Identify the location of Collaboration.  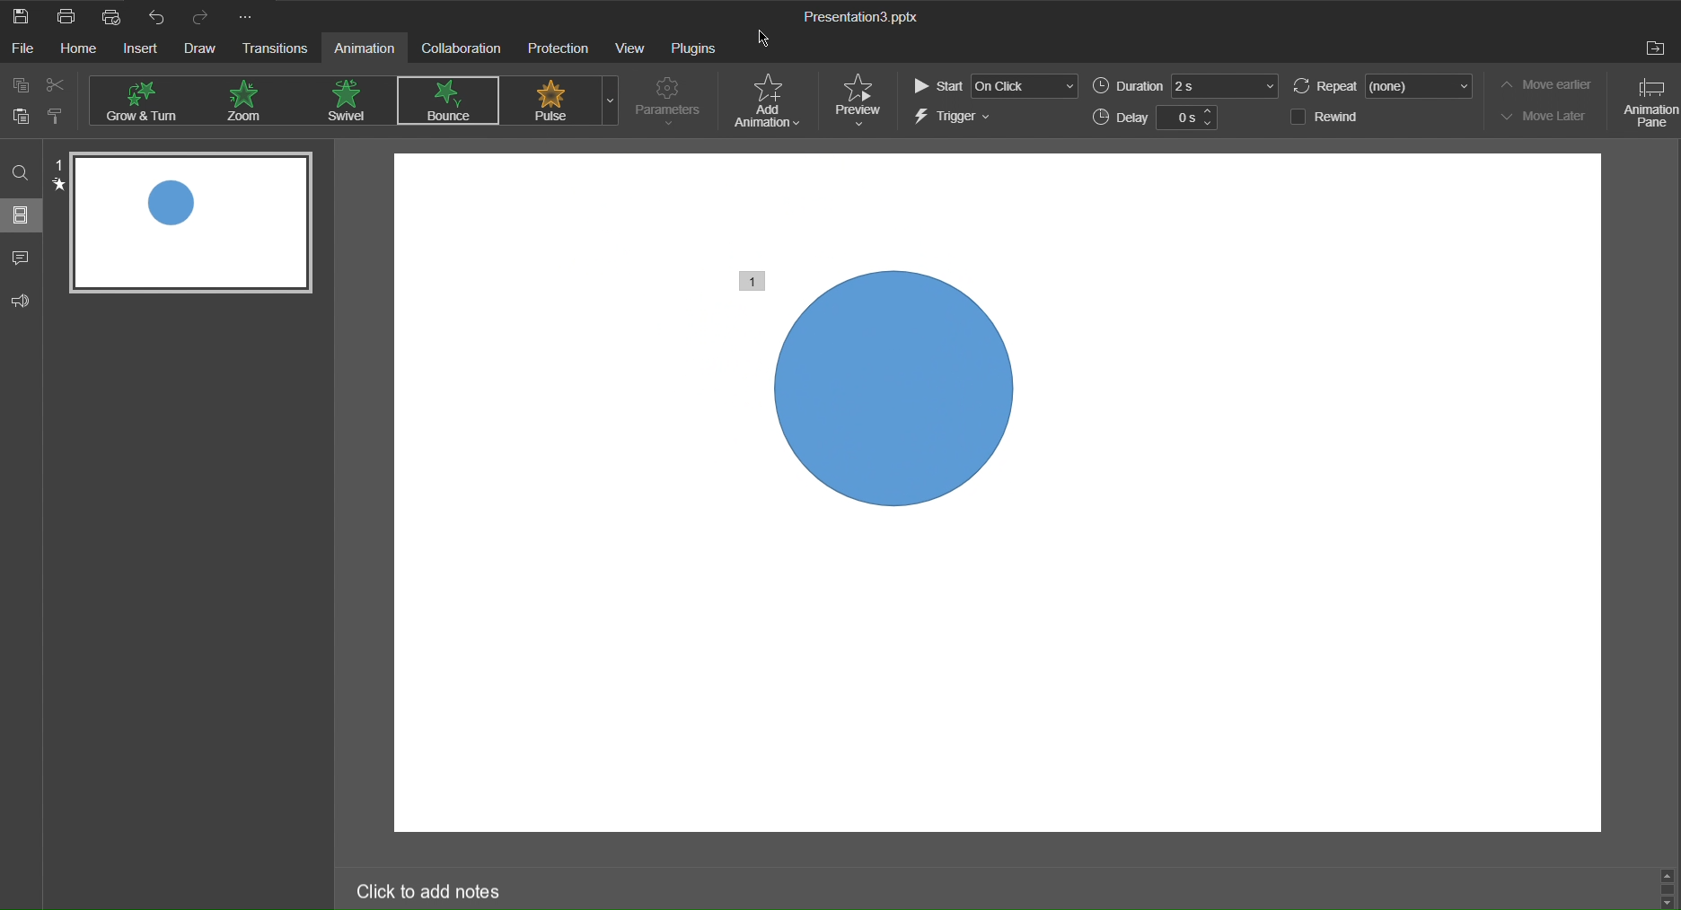
(462, 49).